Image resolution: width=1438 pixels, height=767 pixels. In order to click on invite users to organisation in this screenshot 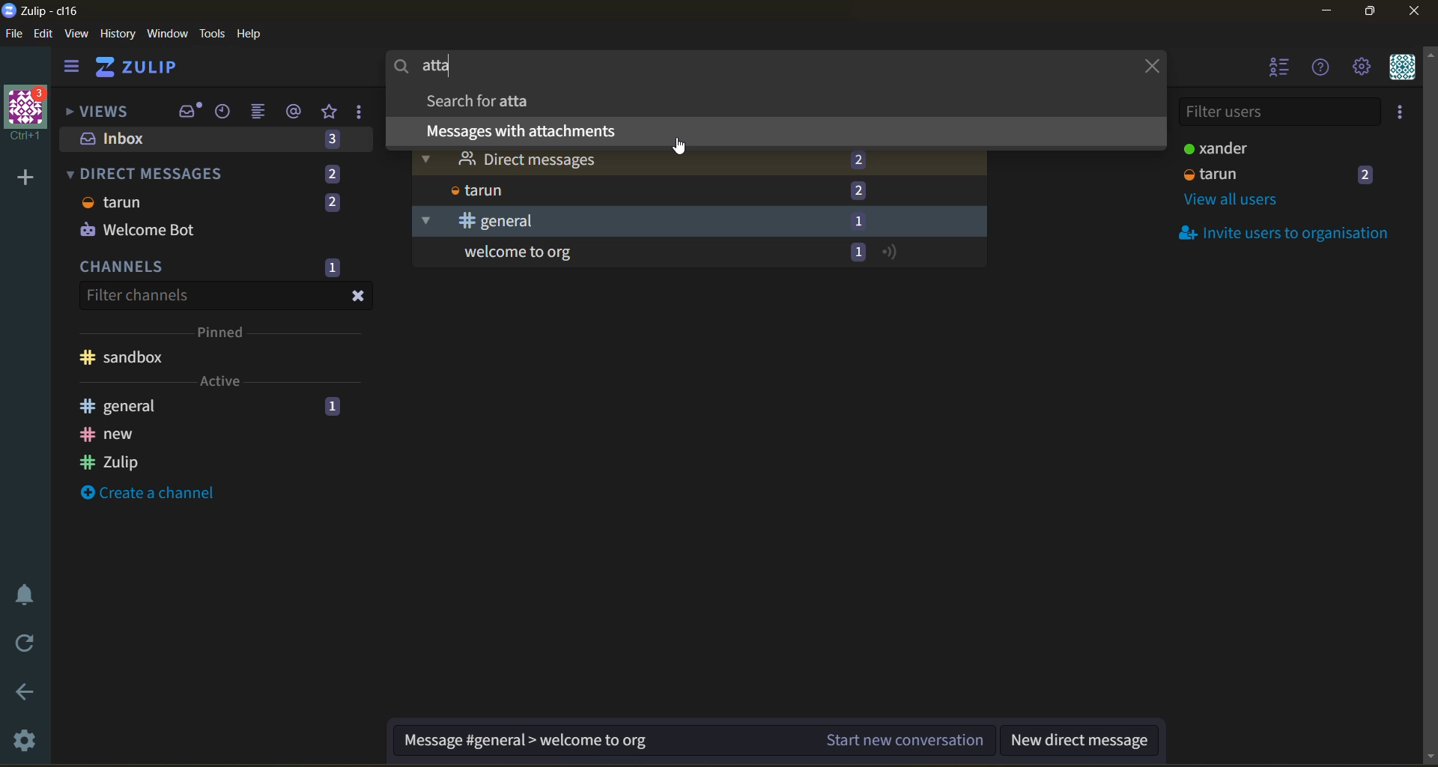, I will do `click(1277, 231)`.